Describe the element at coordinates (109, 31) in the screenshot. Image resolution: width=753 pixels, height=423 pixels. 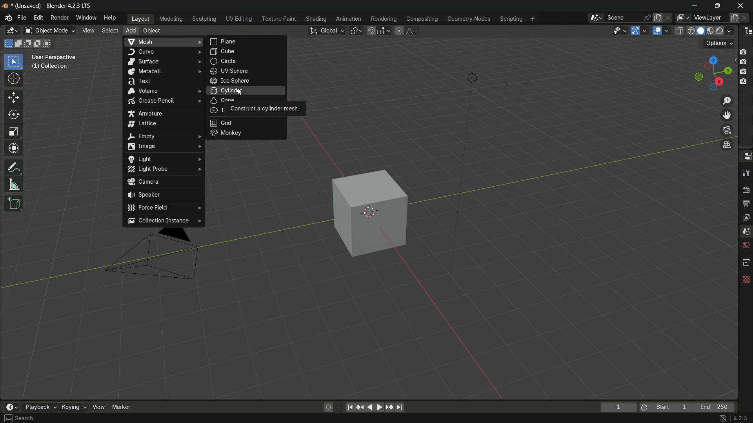
I see `select` at that location.